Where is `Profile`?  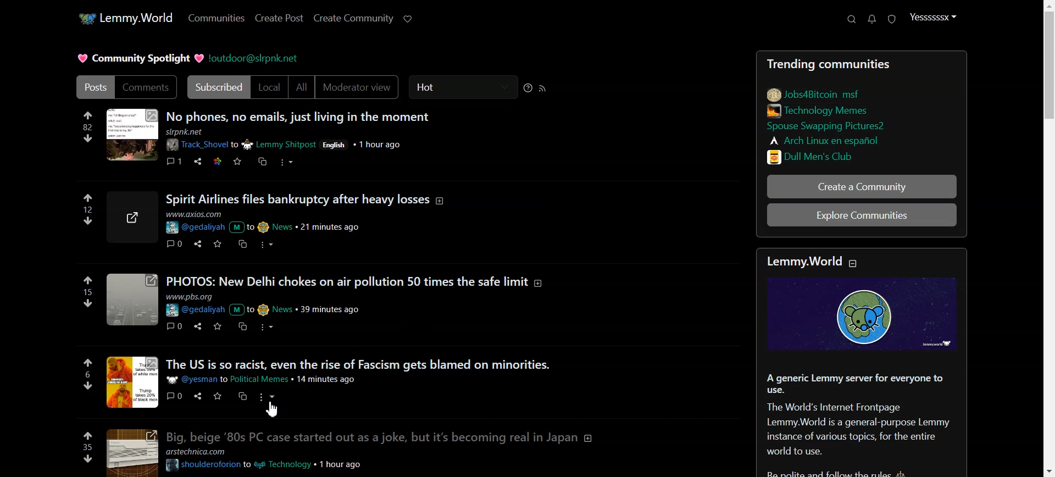
Profile is located at coordinates (933, 18).